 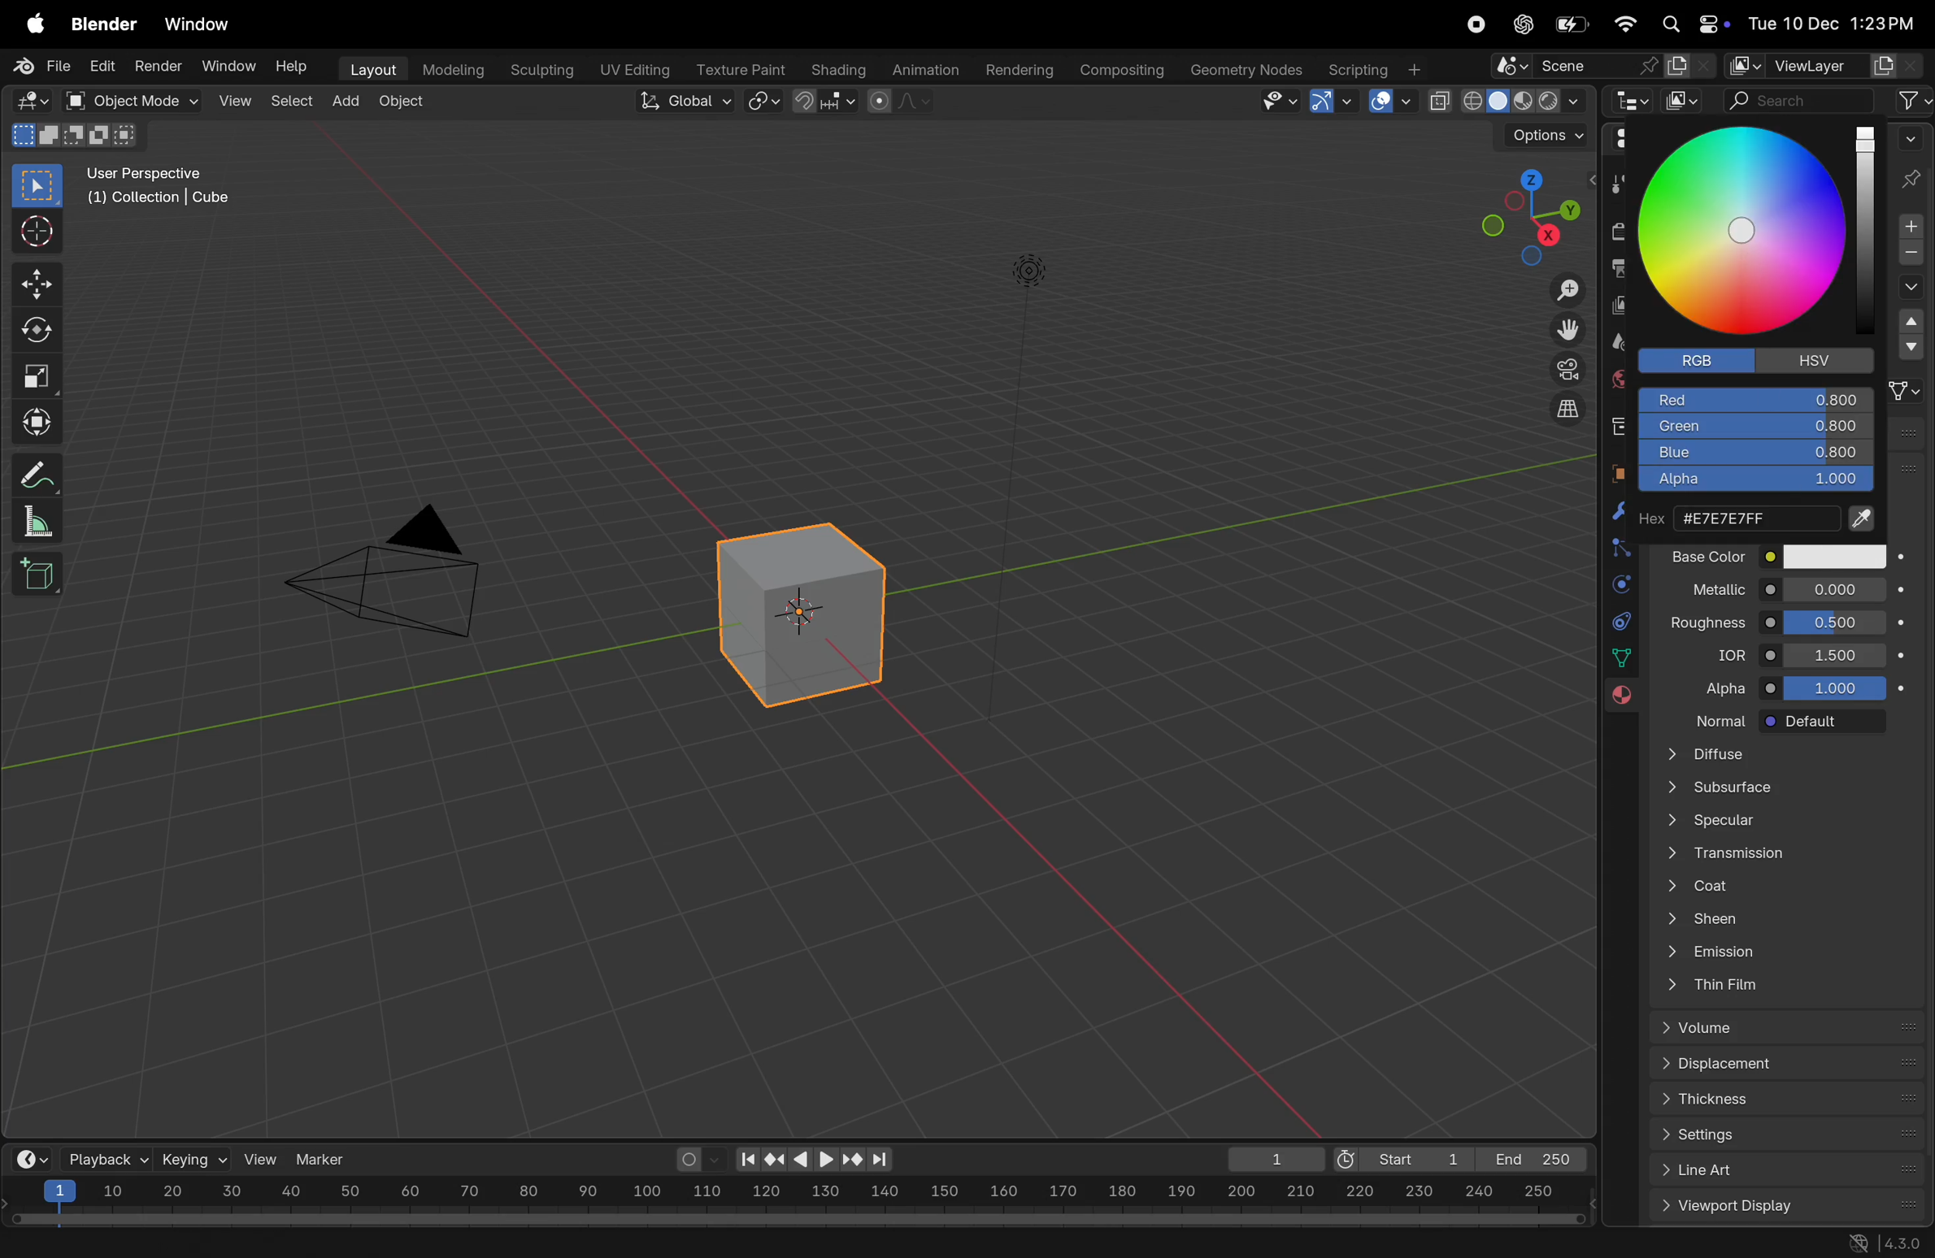 What do you see at coordinates (1795, 917) in the screenshot?
I see `sheen` at bounding box center [1795, 917].